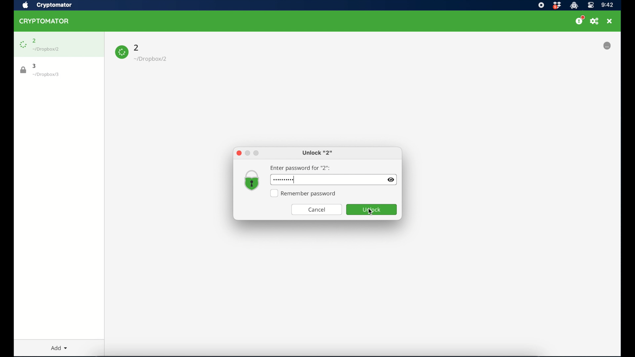  Describe the element at coordinates (57, 346) in the screenshot. I see `add dropdown` at that location.